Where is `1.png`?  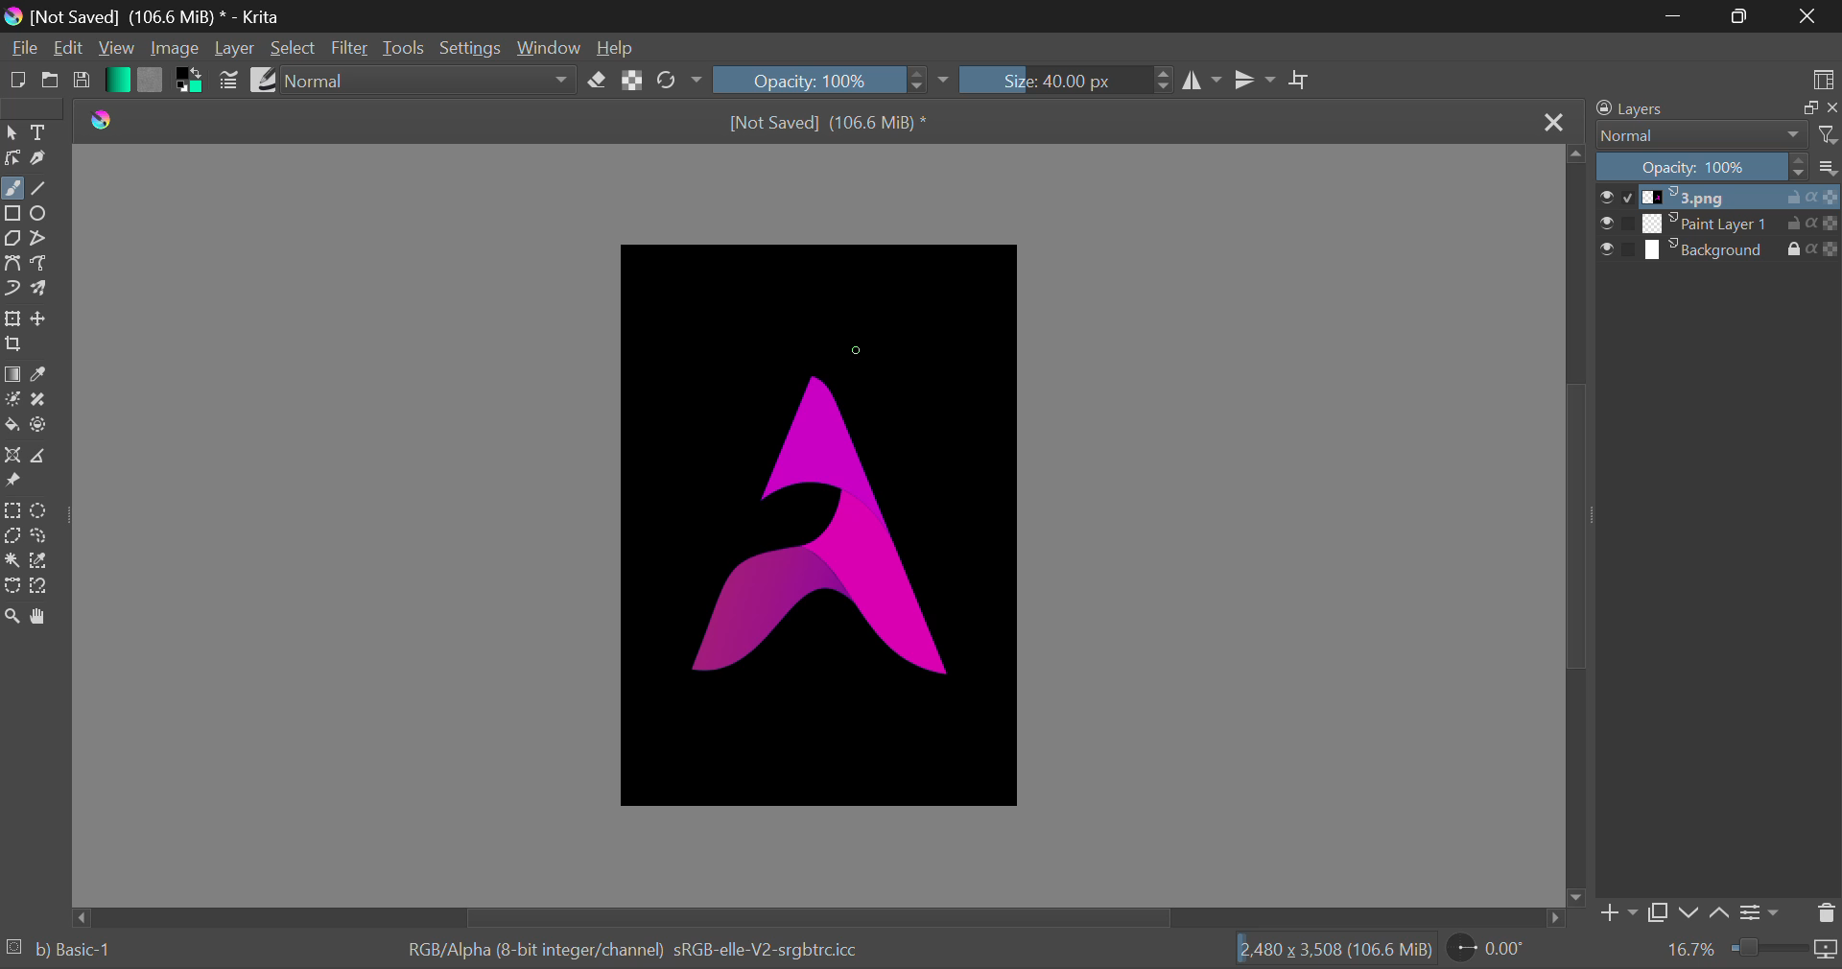
1.png is located at coordinates (1719, 198).